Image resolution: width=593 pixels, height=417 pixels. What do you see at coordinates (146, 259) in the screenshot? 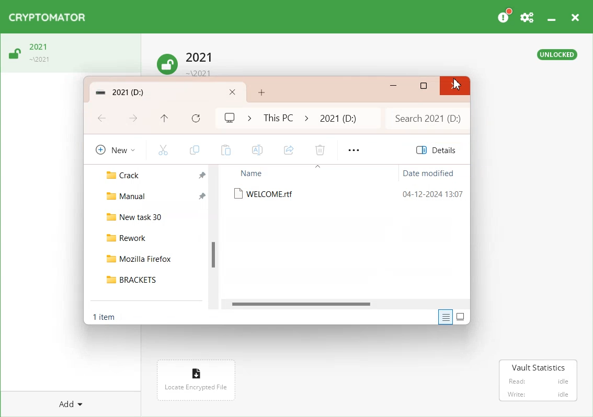
I see `Mozilla Firefox` at bounding box center [146, 259].